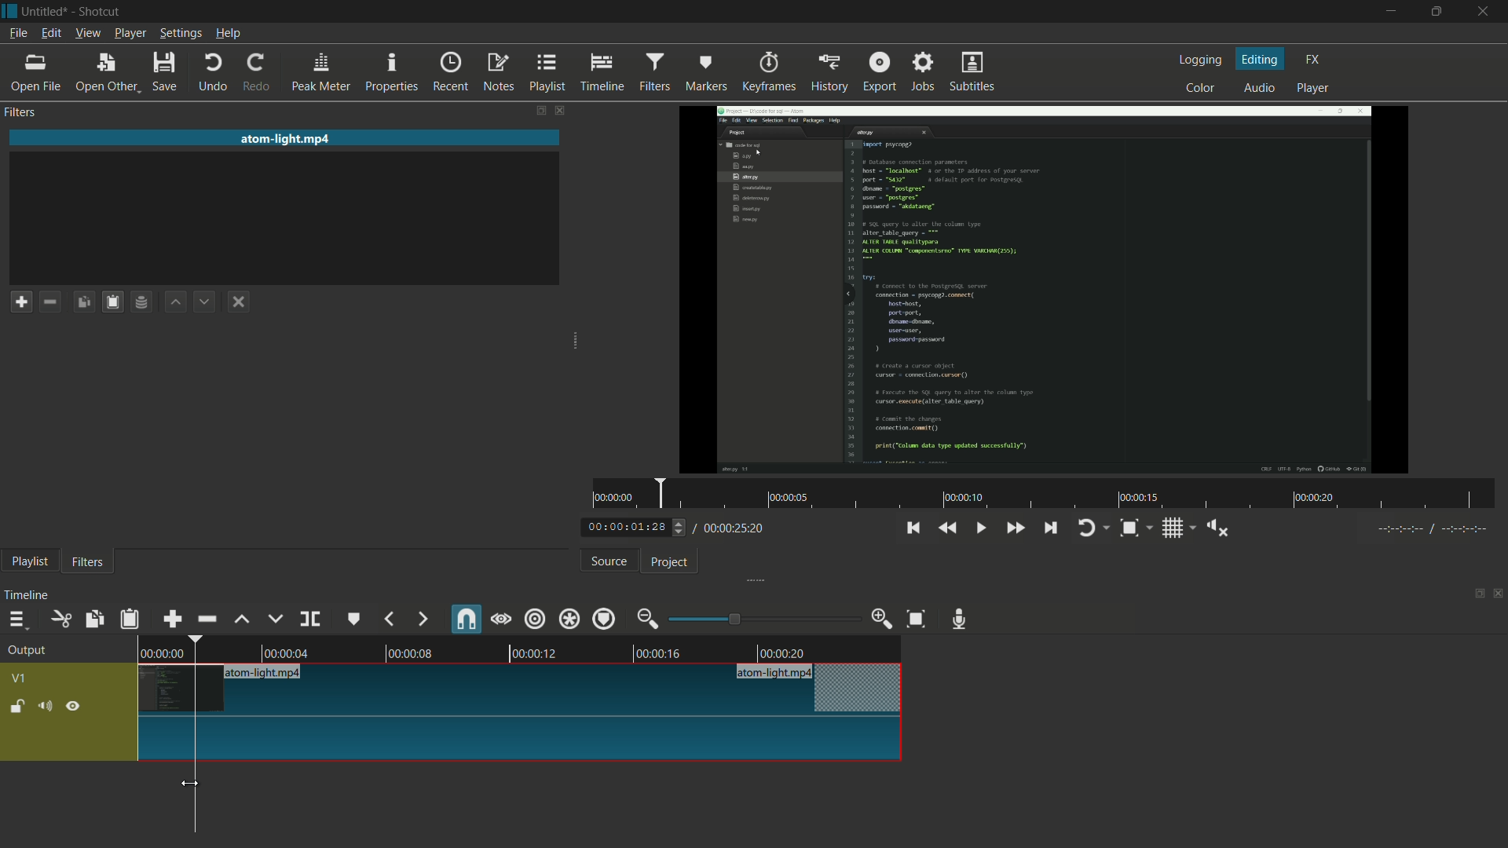  I want to click on lock, so click(17, 707).